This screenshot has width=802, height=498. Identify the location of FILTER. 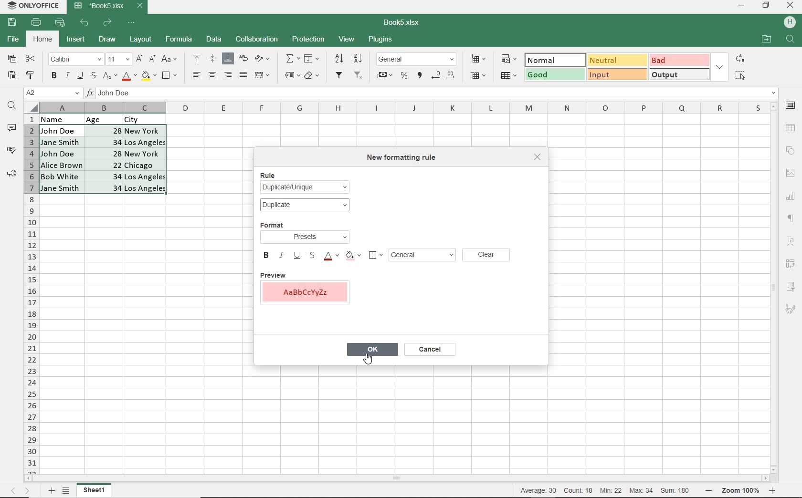
(340, 75).